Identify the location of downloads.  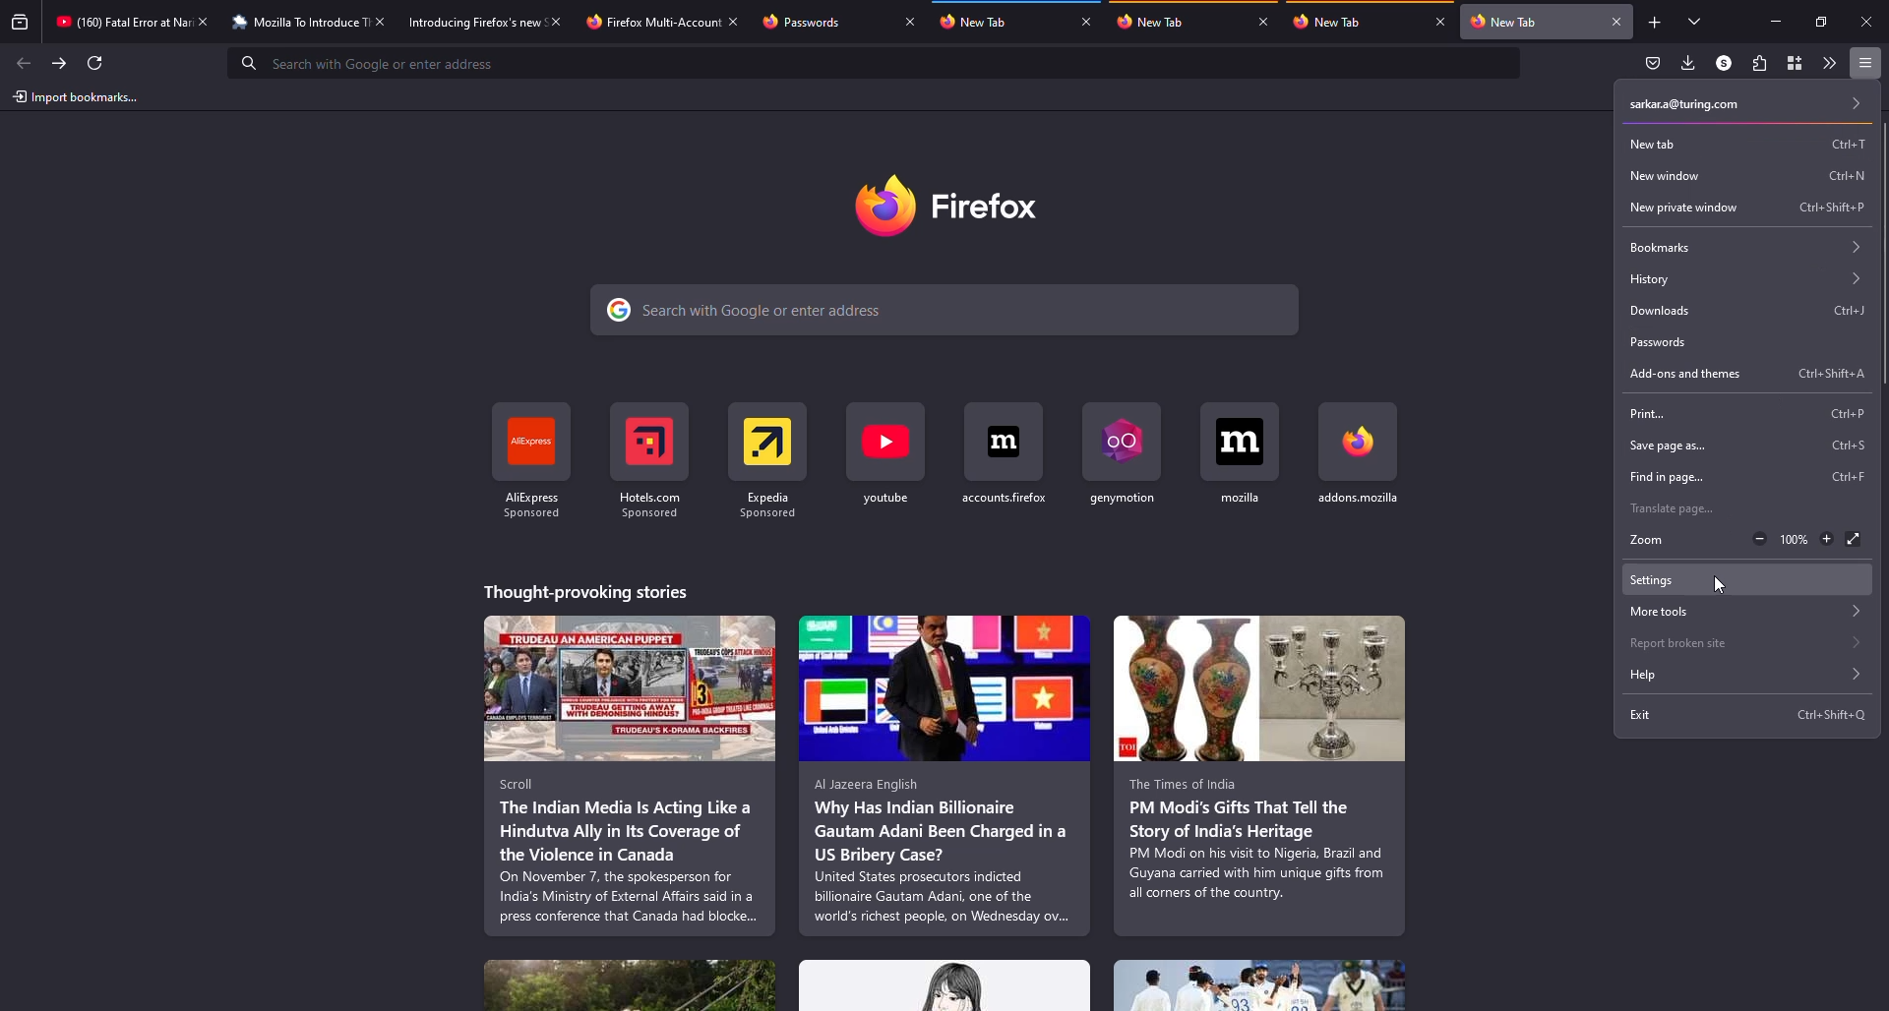
(1689, 62).